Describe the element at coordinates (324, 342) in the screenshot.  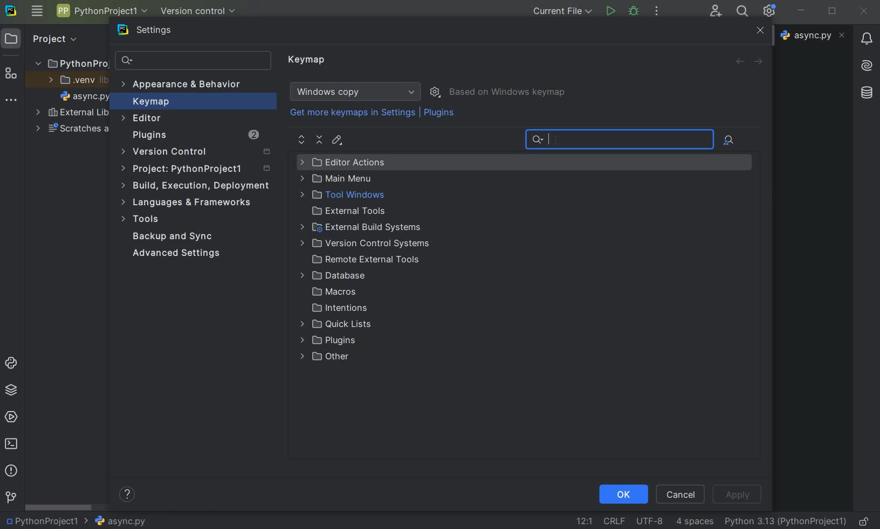
I see `plugins` at that location.